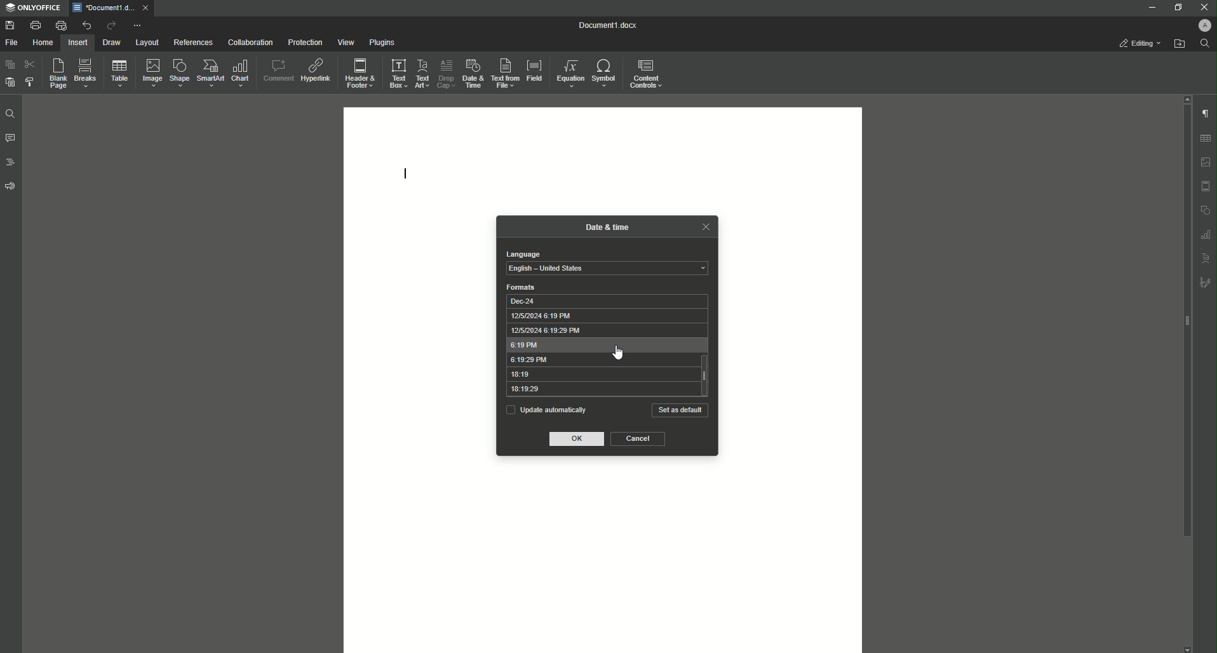  What do you see at coordinates (578, 440) in the screenshot?
I see `OK` at bounding box center [578, 440].